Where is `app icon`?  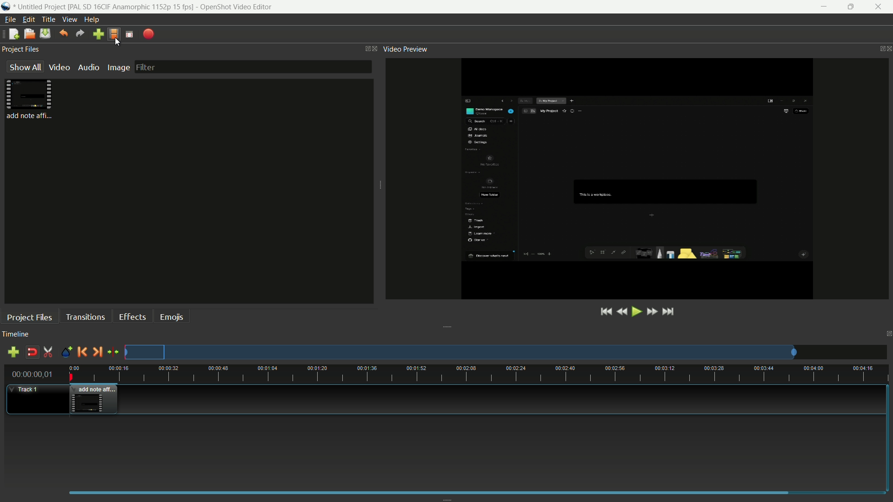 app icon is located at coordinates (7, 7).